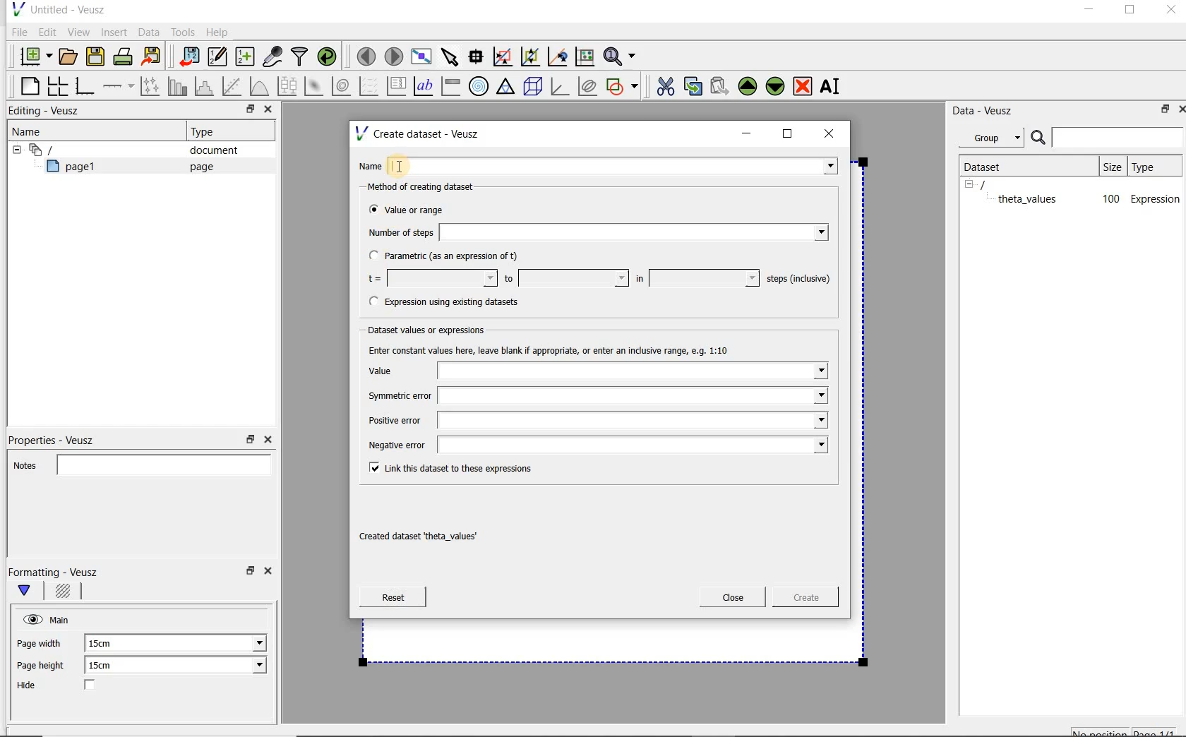  What do you see at coordinates (47, 32) in the screenshot?
I see `Edit` at bounding box center [47, 32].